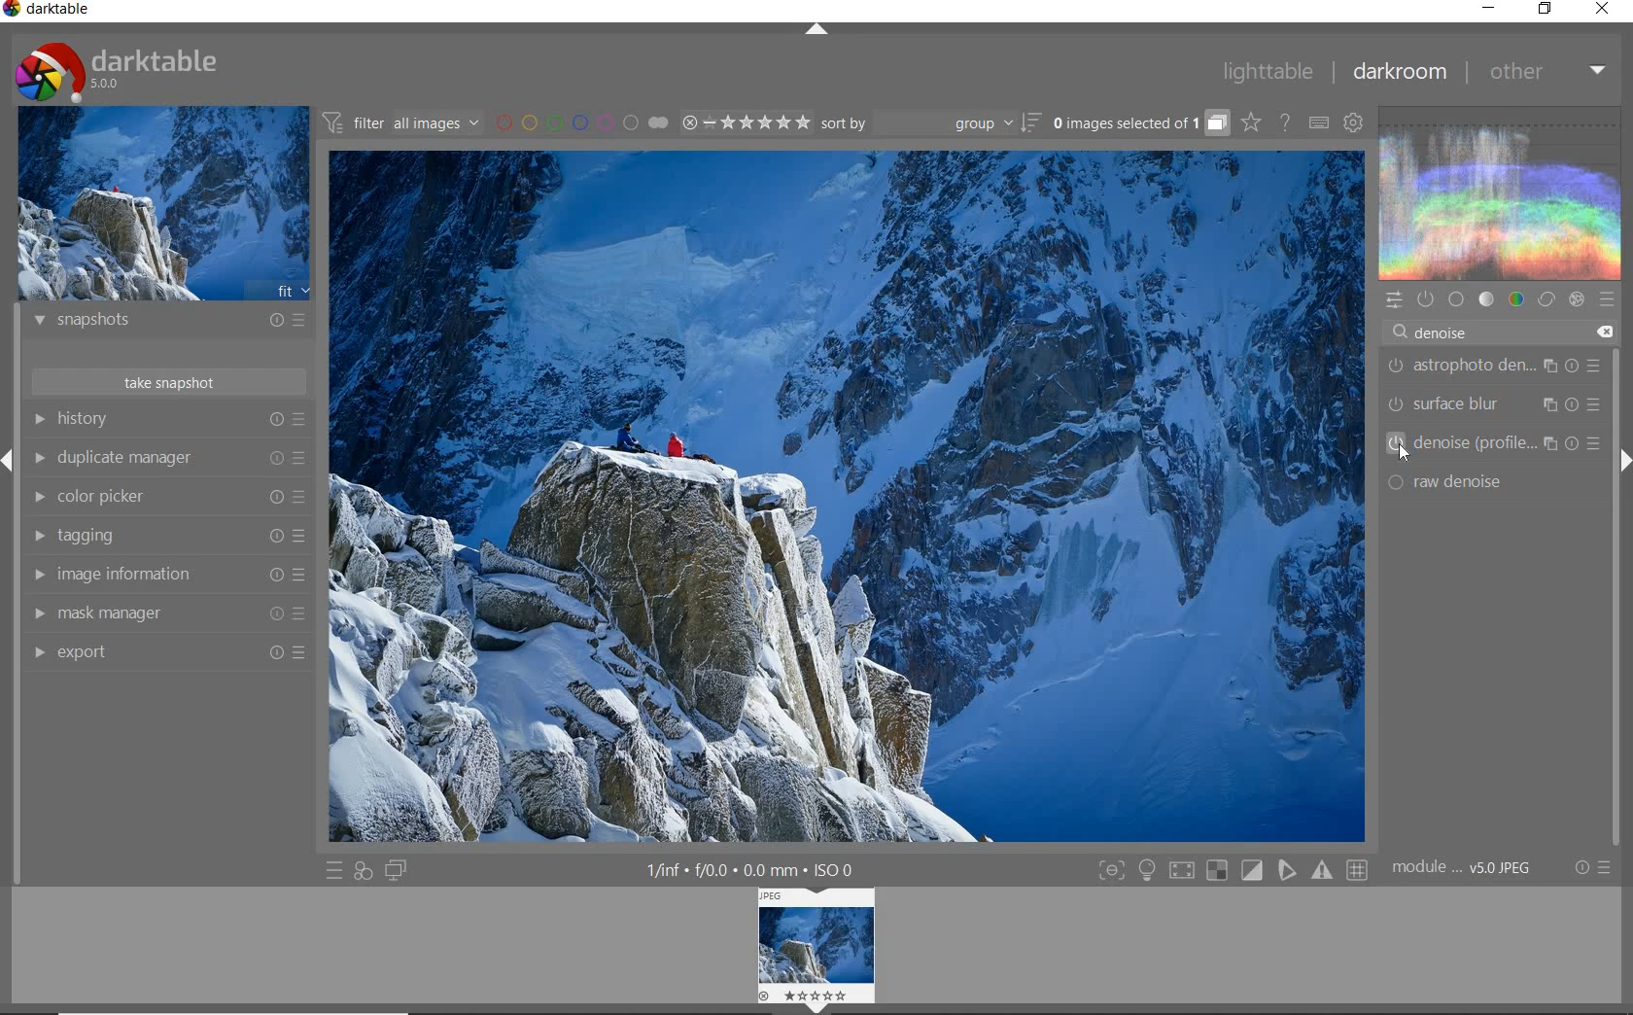  Describe the element at coordinates (1576, 299) in the screenshot. I see `effect` at that location.